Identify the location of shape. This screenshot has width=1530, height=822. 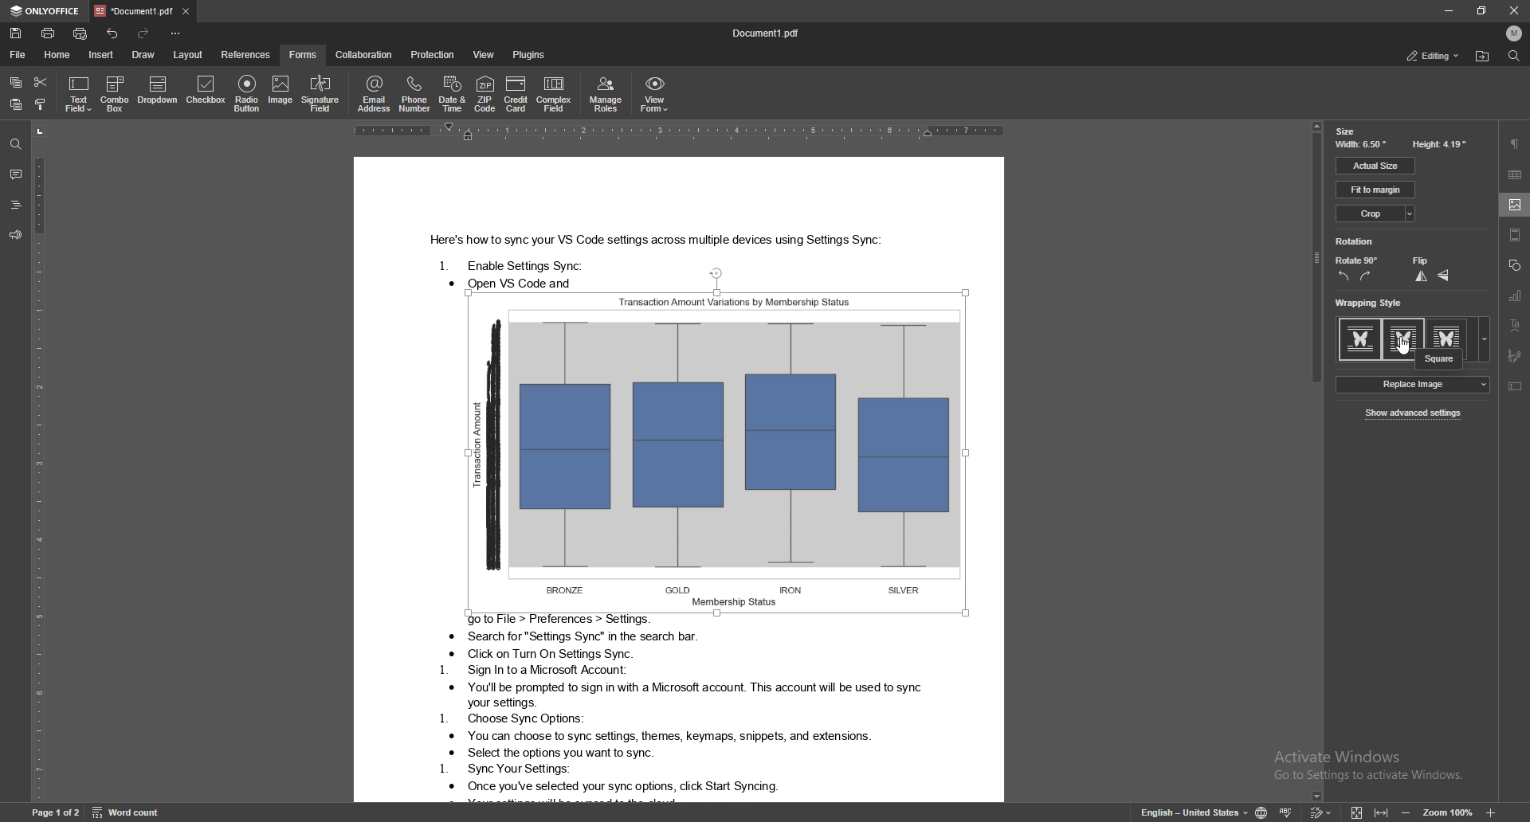
(1515, 265).